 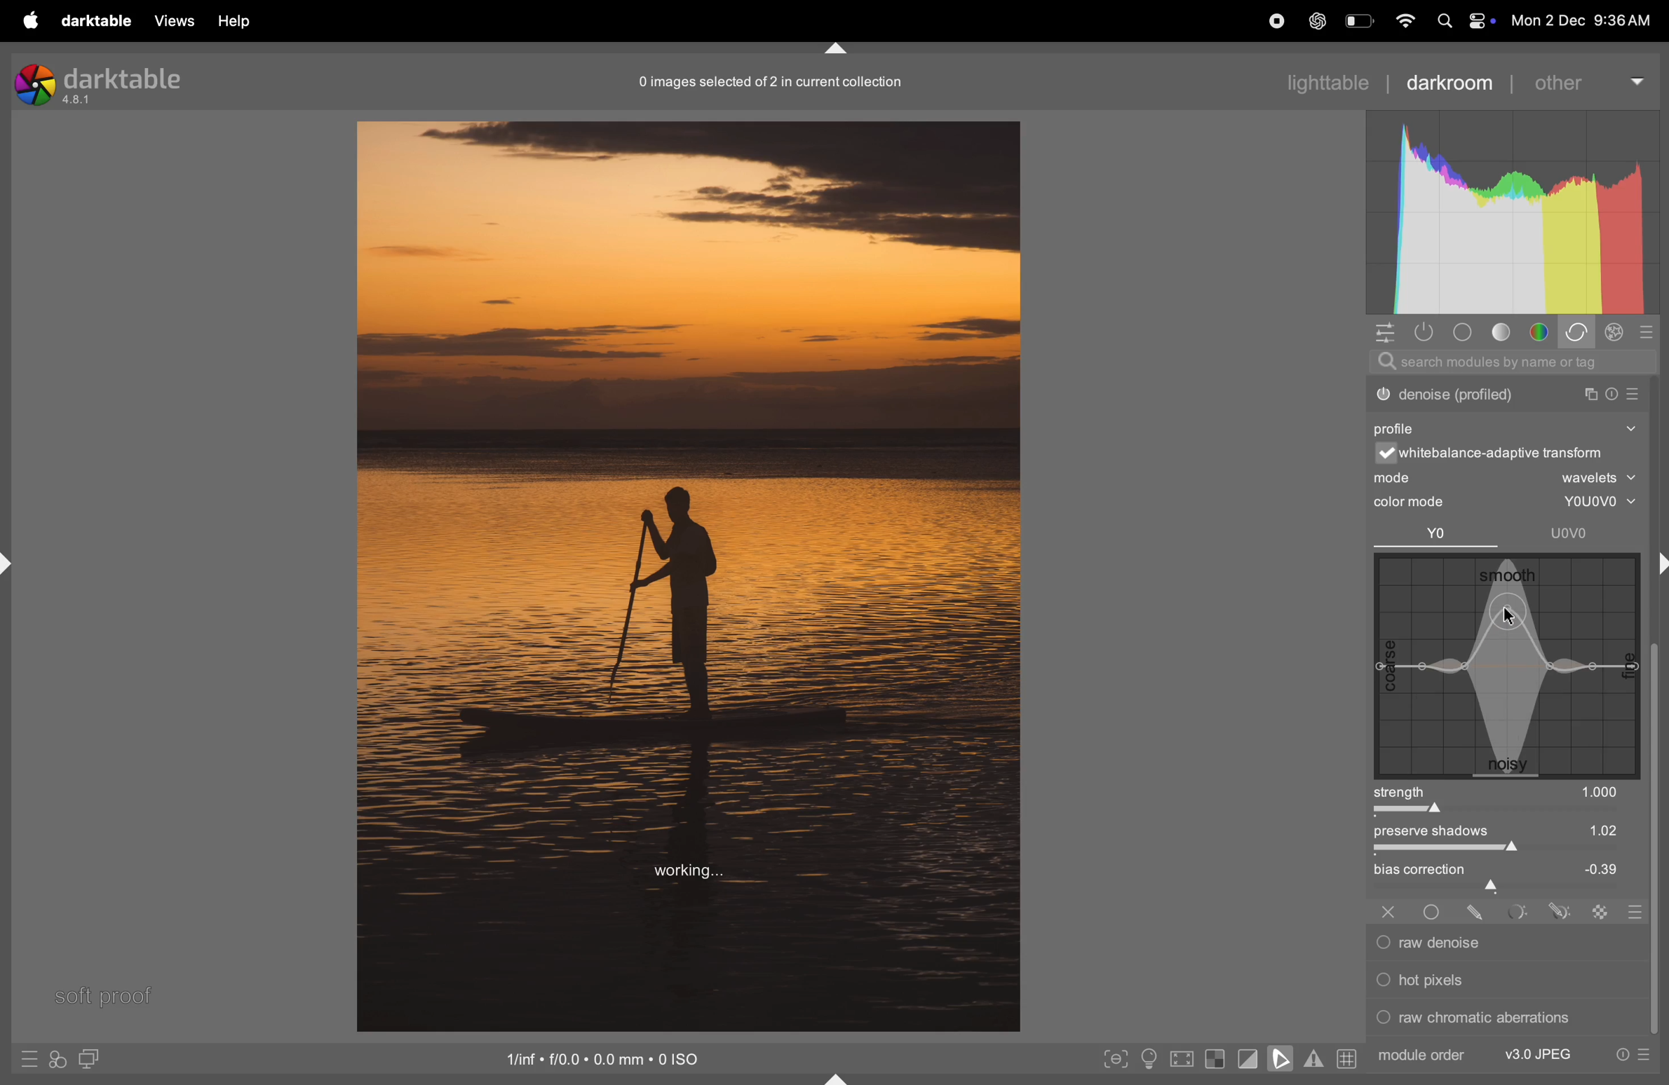 What do you see at coordinates (1572, 533) in the screenshot?
I see `UOvo` at bounding box center [1572, 533].